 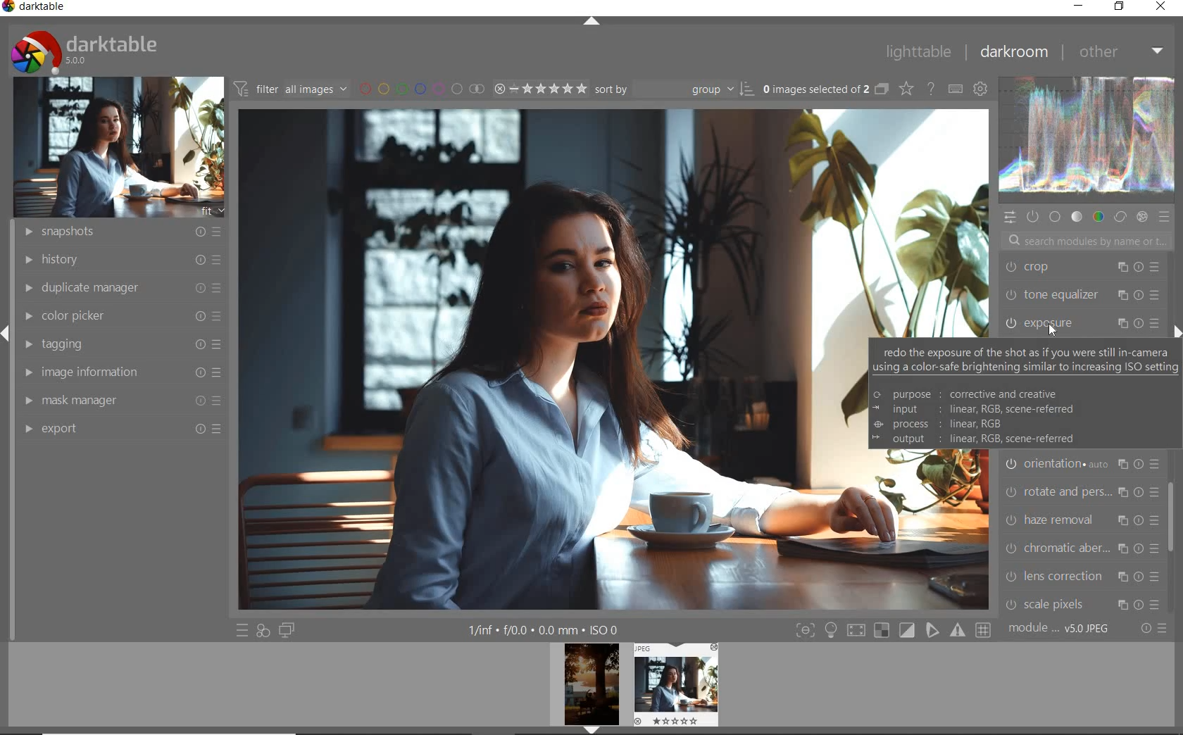 I want to click on TONE, so click(x=1077, y=217).